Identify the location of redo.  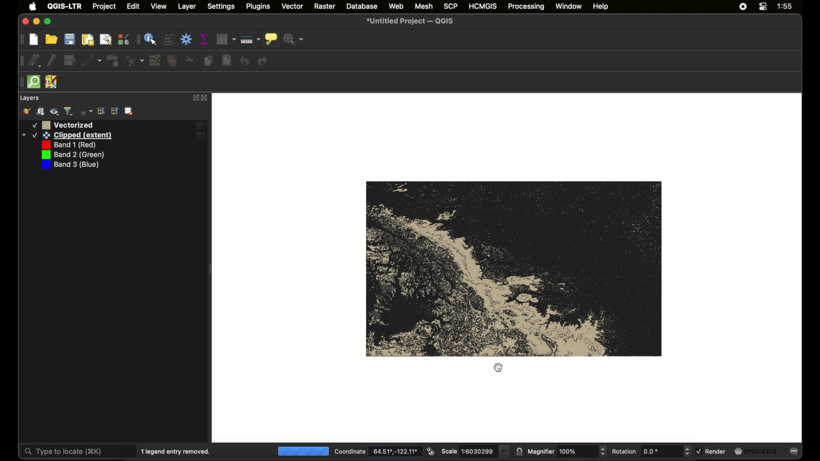
(264, 61).